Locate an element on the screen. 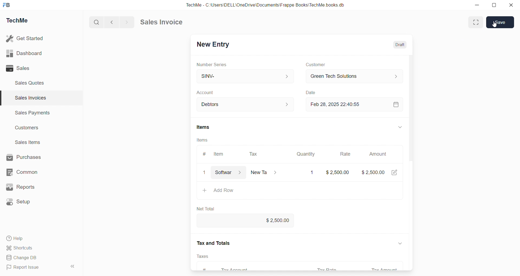 This screenshot has height=276, width=520. search is located at coordinates (96, 23).